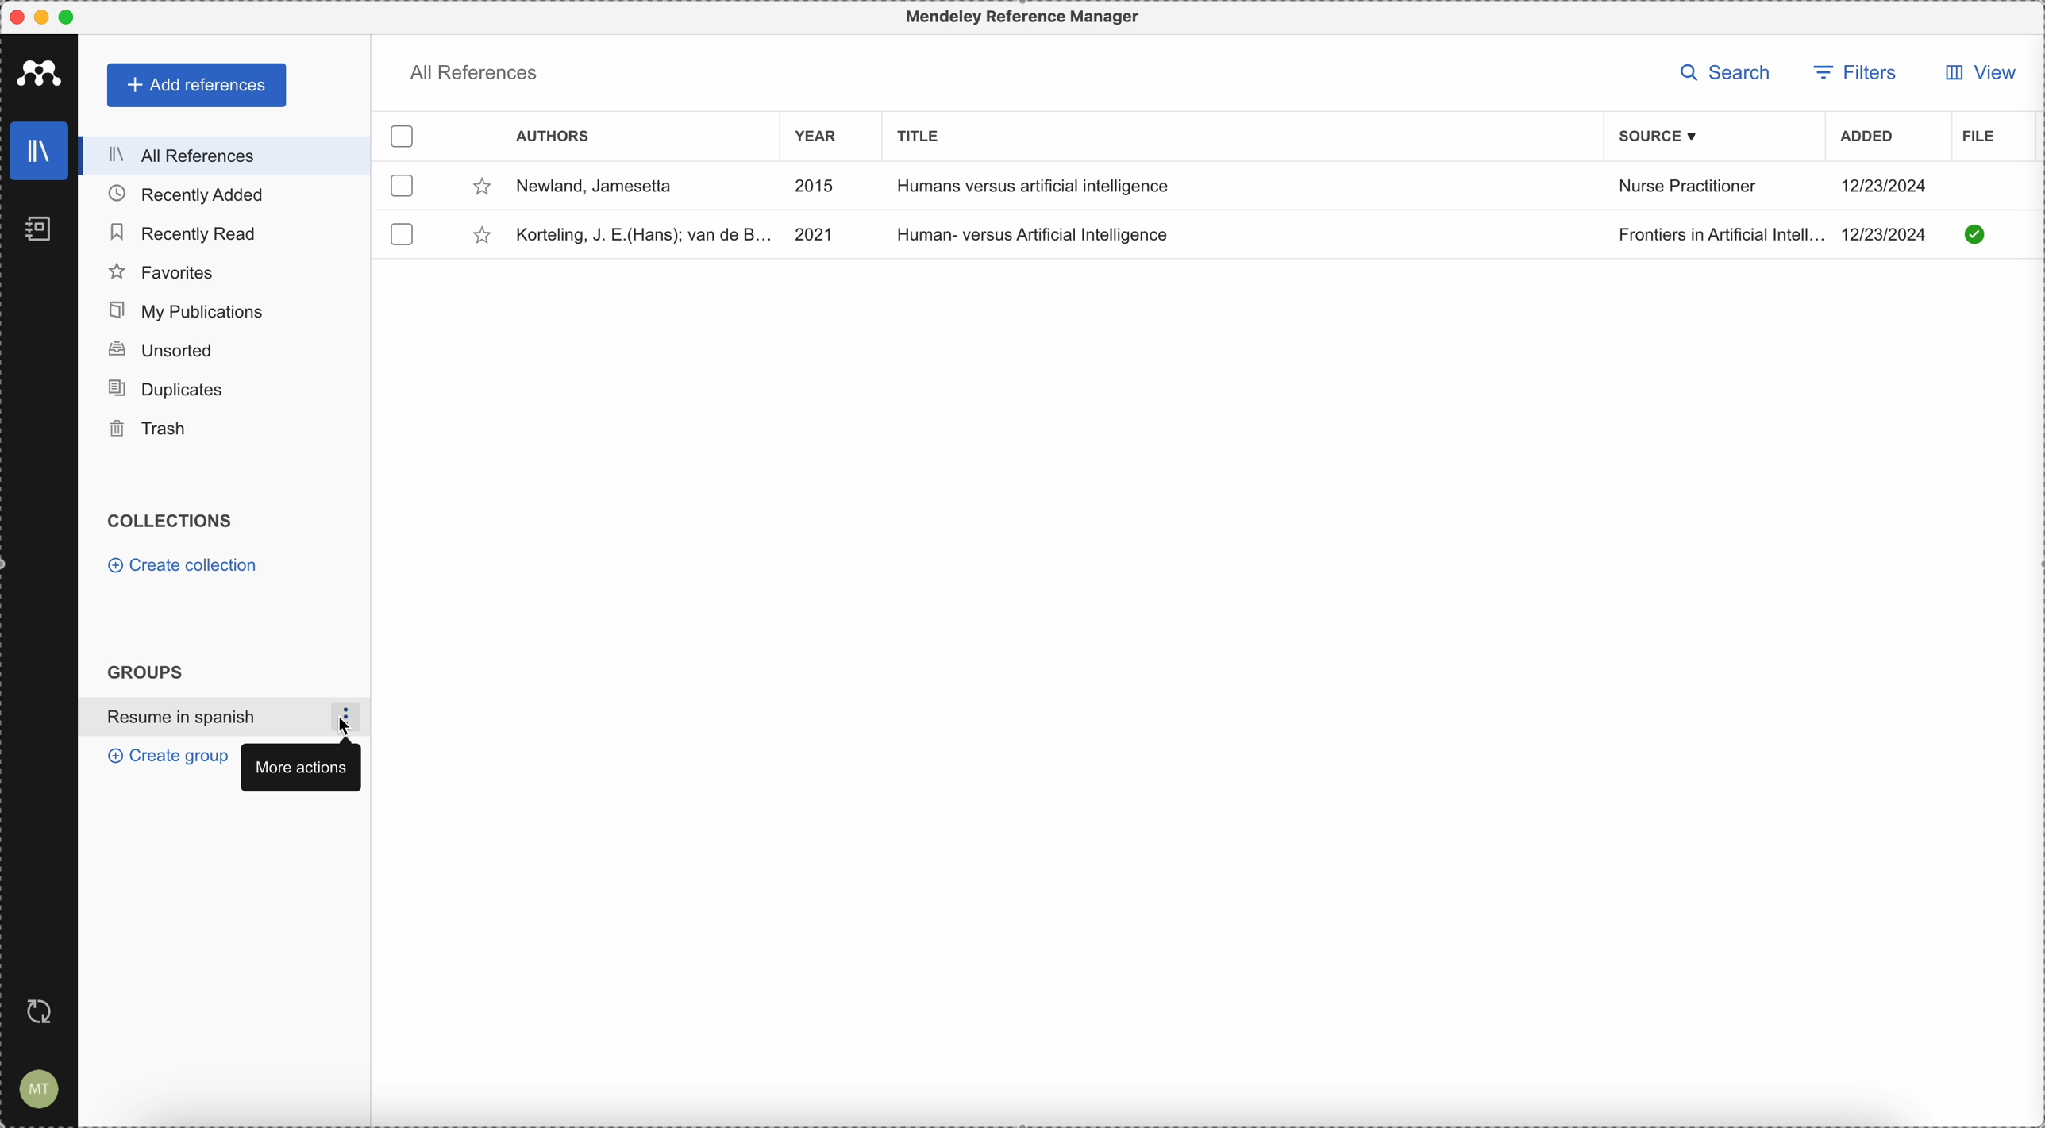 This screenshot has height=1128, width=2045. I want to click on source, so click(1661, 137).